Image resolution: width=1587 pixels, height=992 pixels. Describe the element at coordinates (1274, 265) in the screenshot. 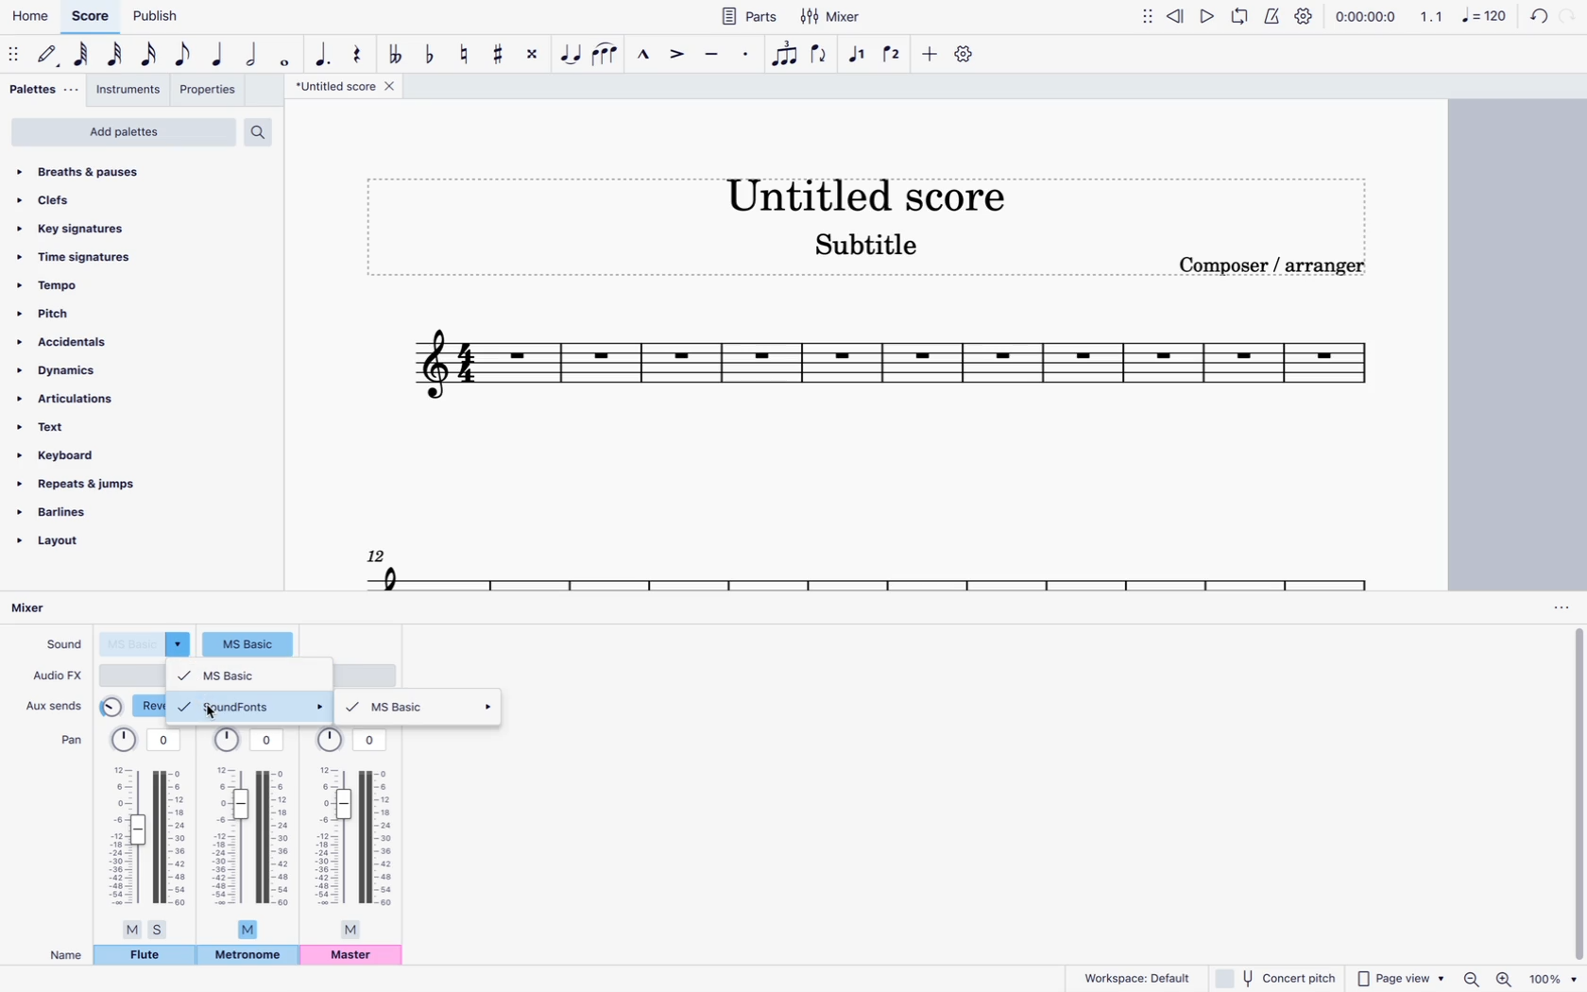

I see `composer / arranger` at that location.